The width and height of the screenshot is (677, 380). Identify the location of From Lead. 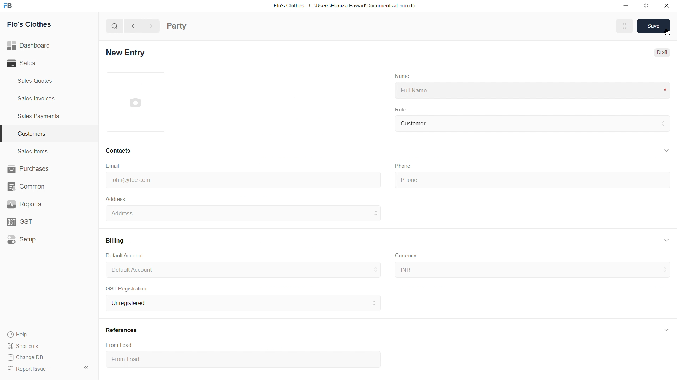
(173, 360).